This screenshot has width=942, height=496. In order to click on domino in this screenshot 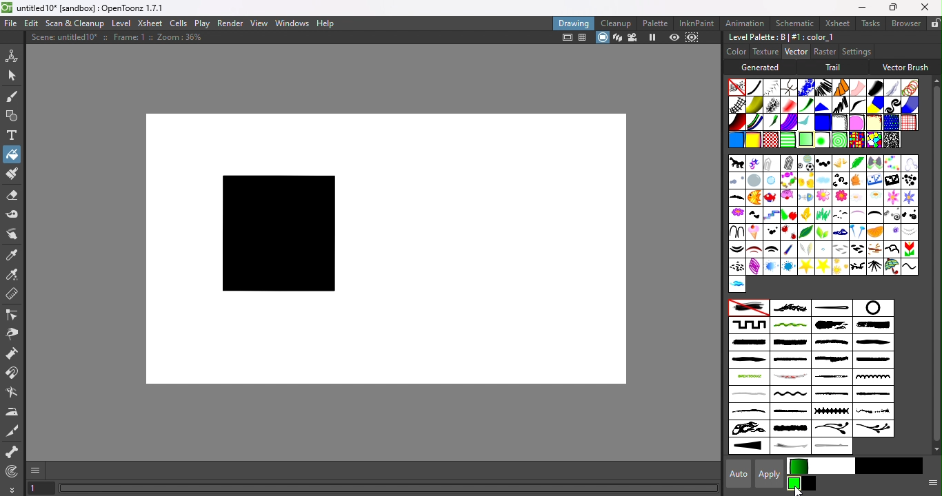, I will do `click(874, 182)`.